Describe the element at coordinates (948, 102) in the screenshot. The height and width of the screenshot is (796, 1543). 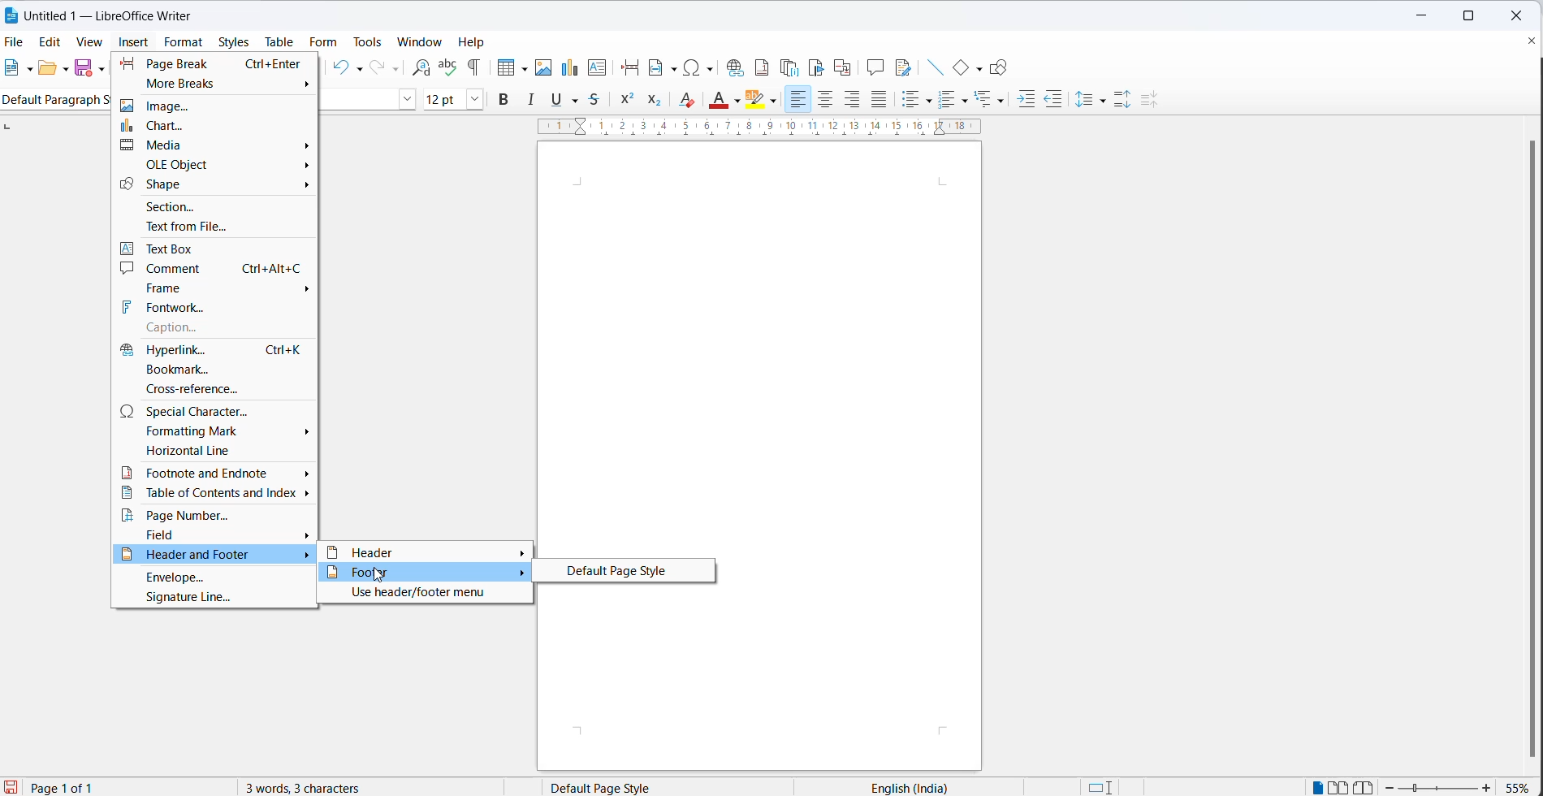
I see `toggle unordered list` at that location.